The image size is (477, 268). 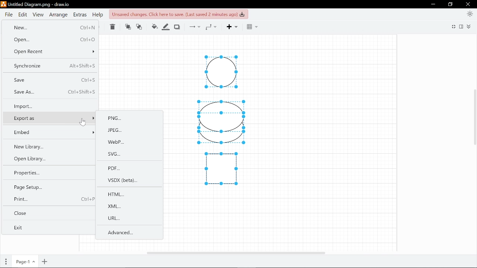 I want to click on Current page, so click(x=25, y=262).